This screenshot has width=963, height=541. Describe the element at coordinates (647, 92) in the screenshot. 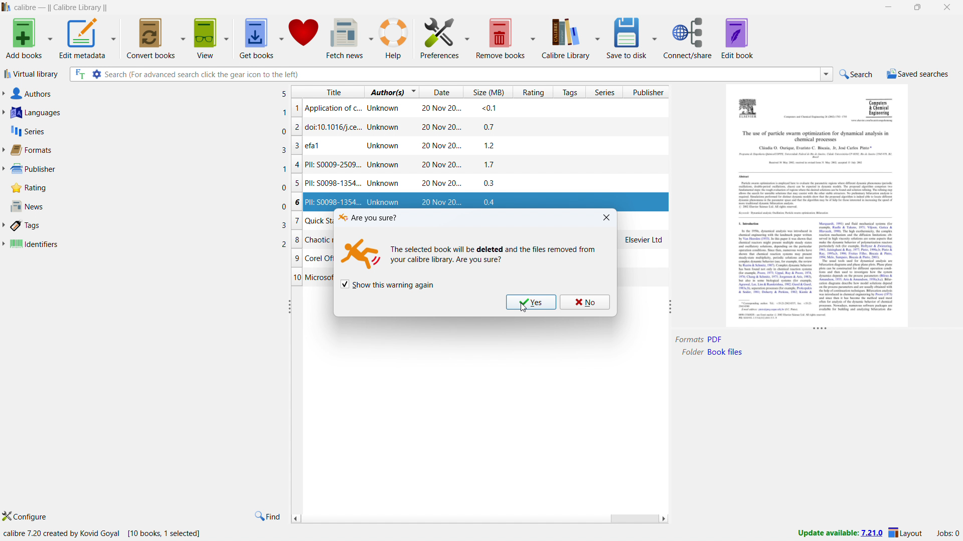

I see `sort by publisher` at that location.